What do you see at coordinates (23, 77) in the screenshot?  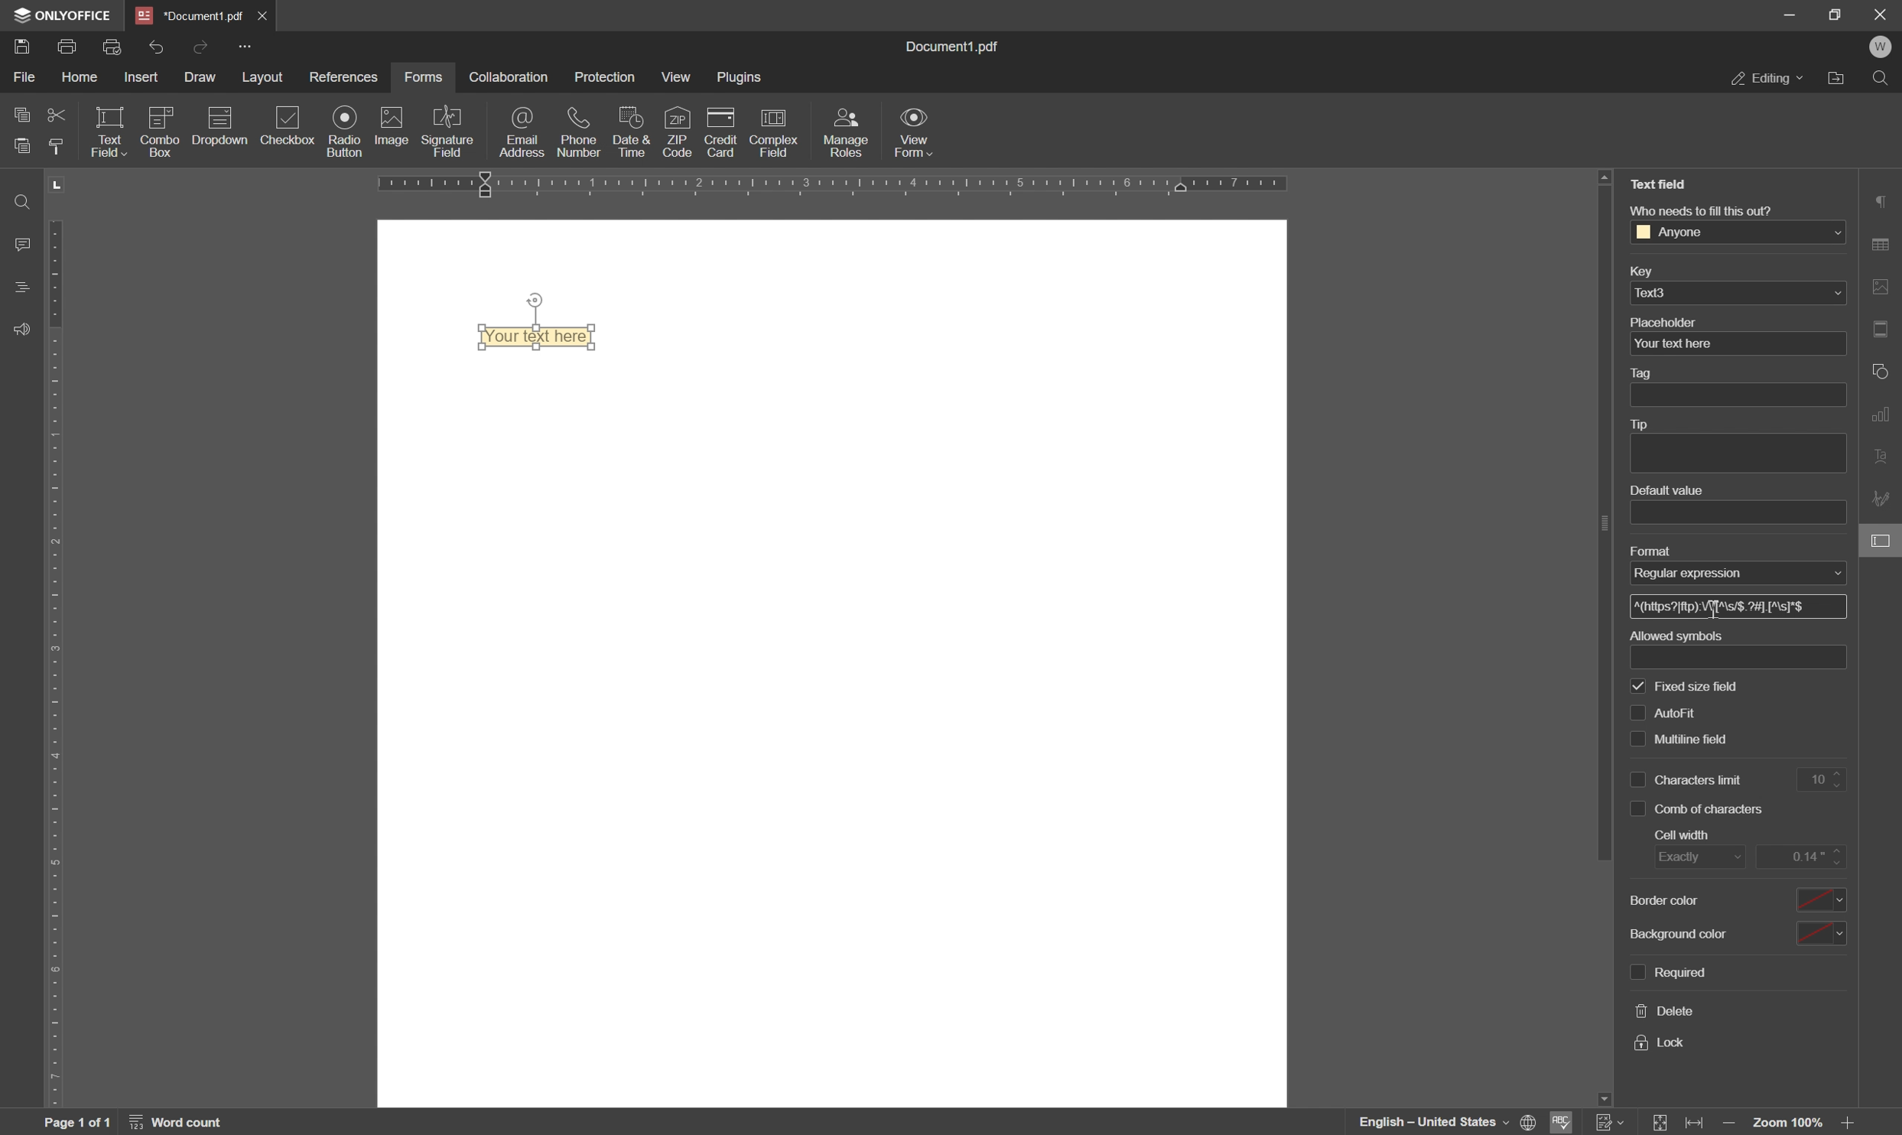 I see `file` at bounding box center [23, 77].